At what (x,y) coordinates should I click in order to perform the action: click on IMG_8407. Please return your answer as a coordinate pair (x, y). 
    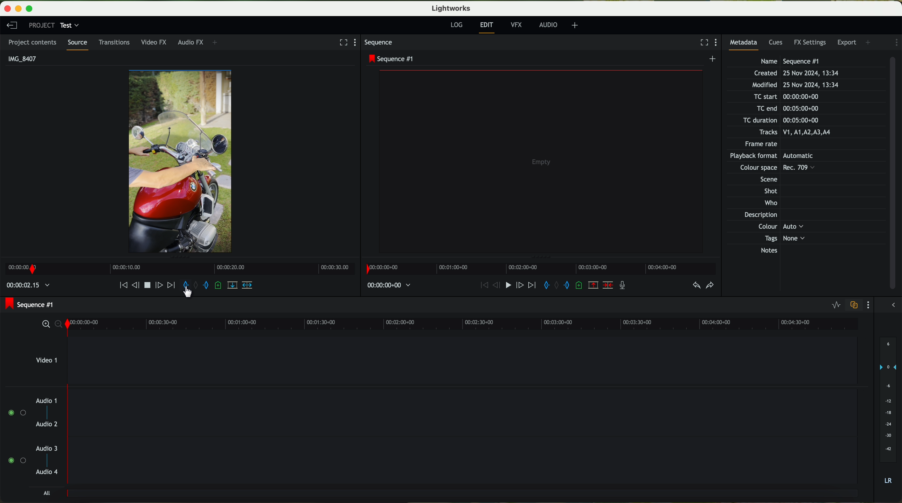
    Looking at the image, I should click on (21, 58).